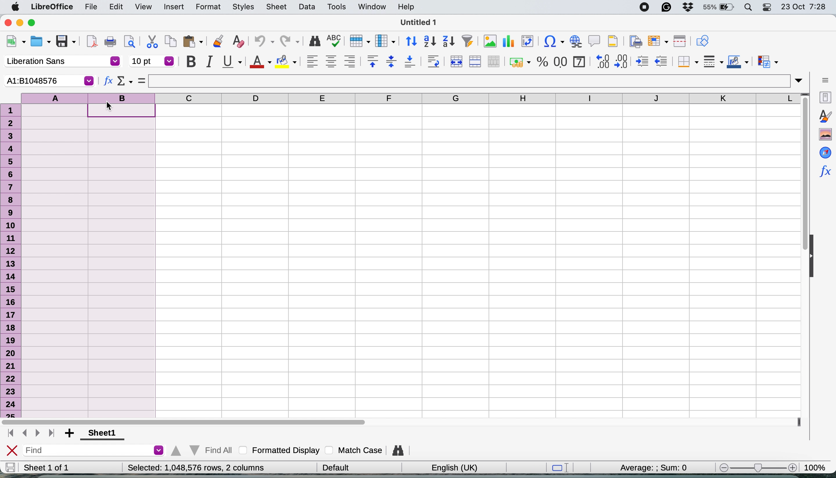 The height and width of the screenshot is (478, 836). What do you see at coordinates (456, 62) in the screenshot?
I see `merge and center or unmerge` at bounding box center [456, 62].